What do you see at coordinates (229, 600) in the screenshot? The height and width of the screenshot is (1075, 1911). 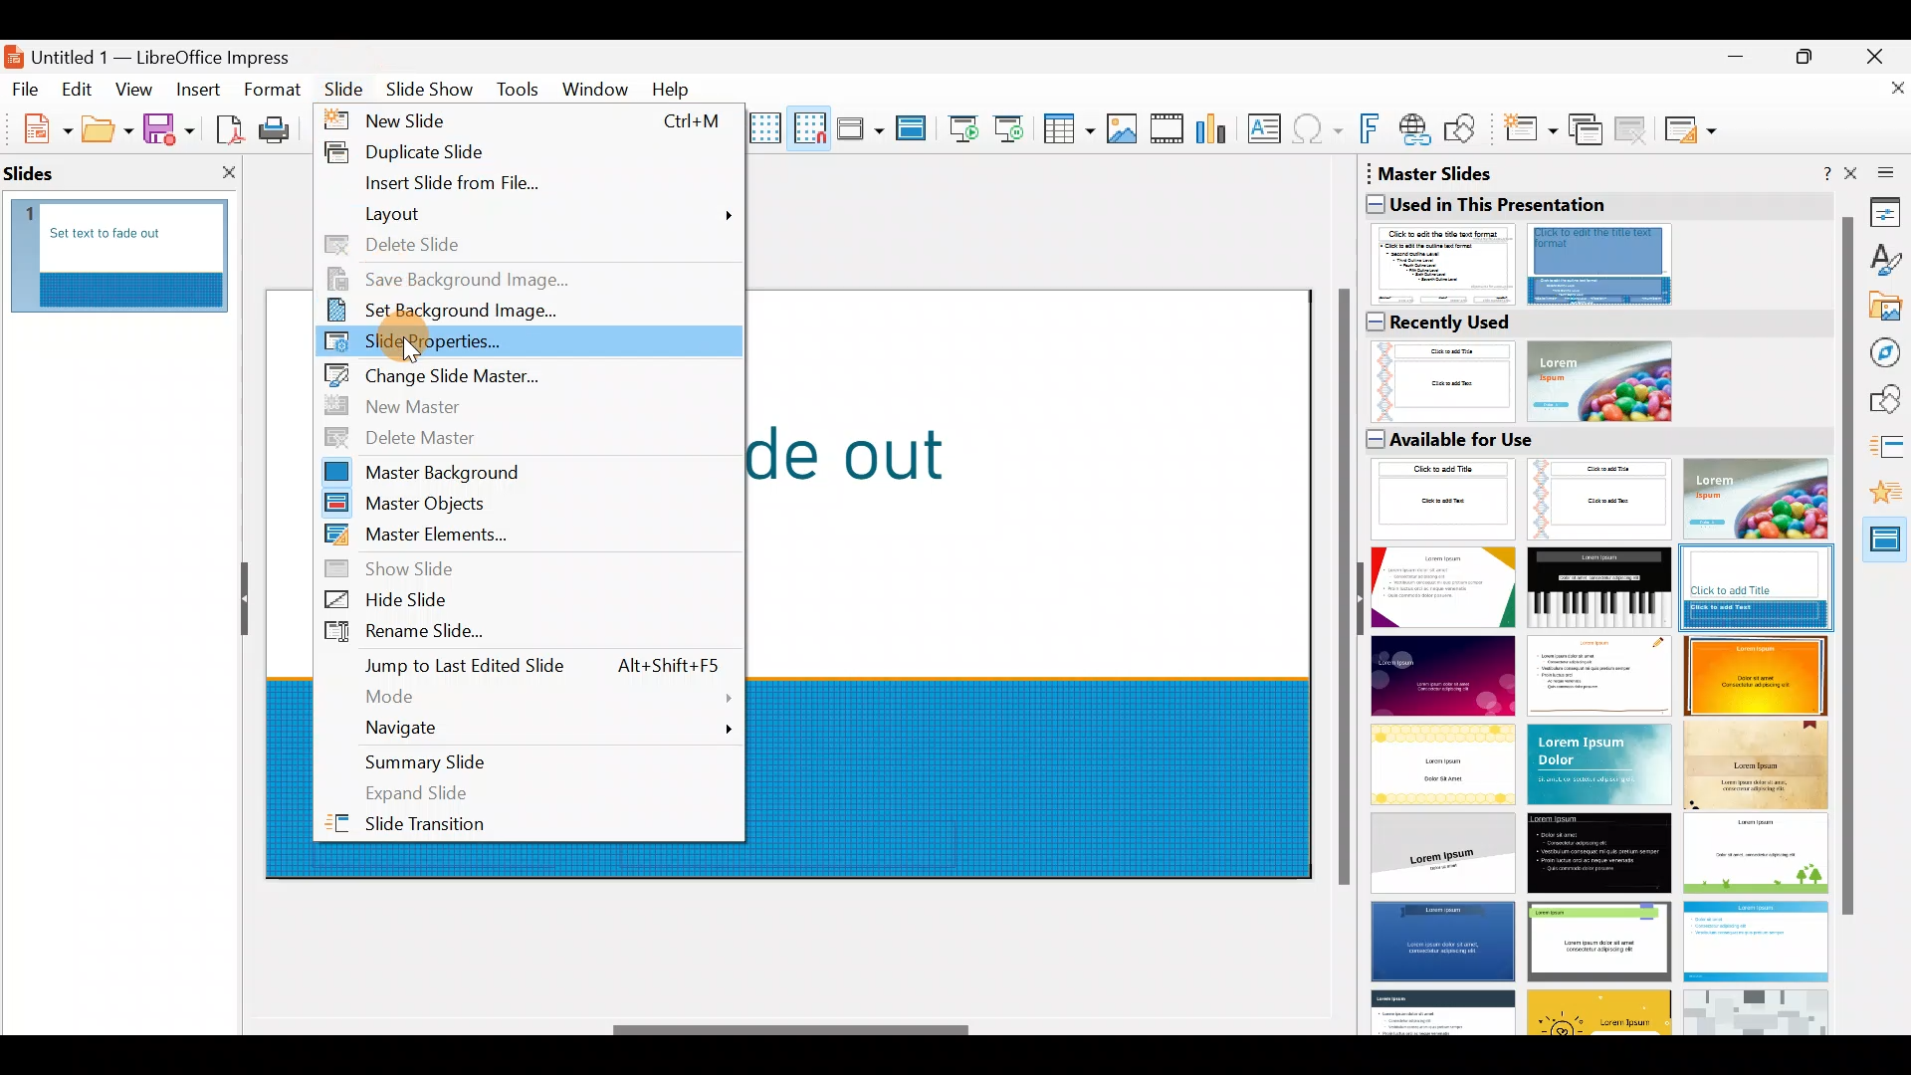 I see `` at bounding box center [229, 600].